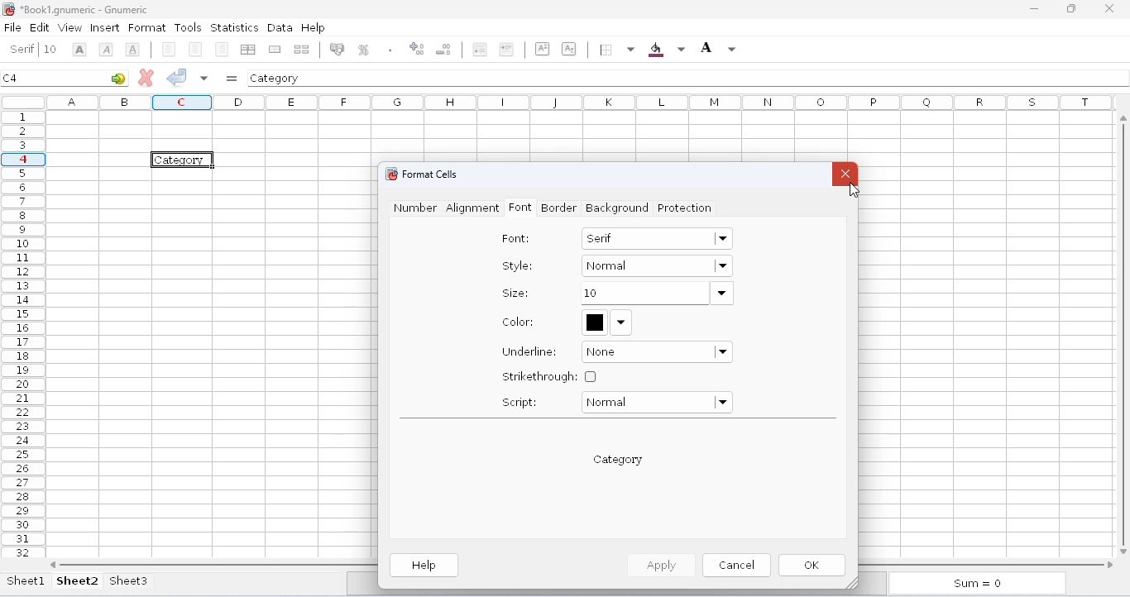 This screenshot has width=1130, height=597. Describe the element at coordinates (736, 564) in the screenshot. I see `cancel` at that location.